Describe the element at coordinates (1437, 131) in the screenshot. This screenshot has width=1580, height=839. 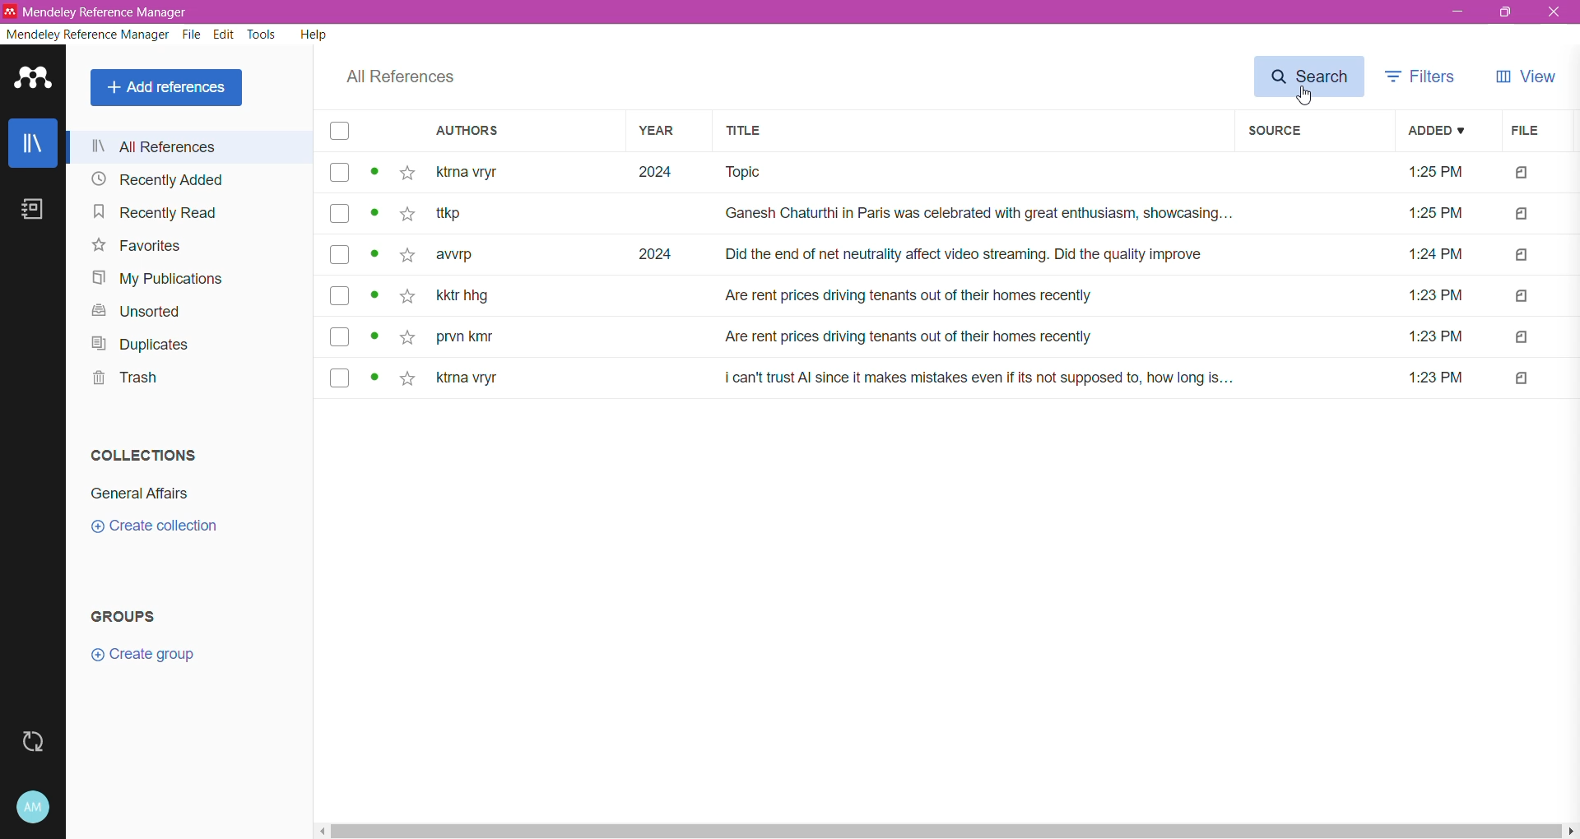
I see `Added` at that location.